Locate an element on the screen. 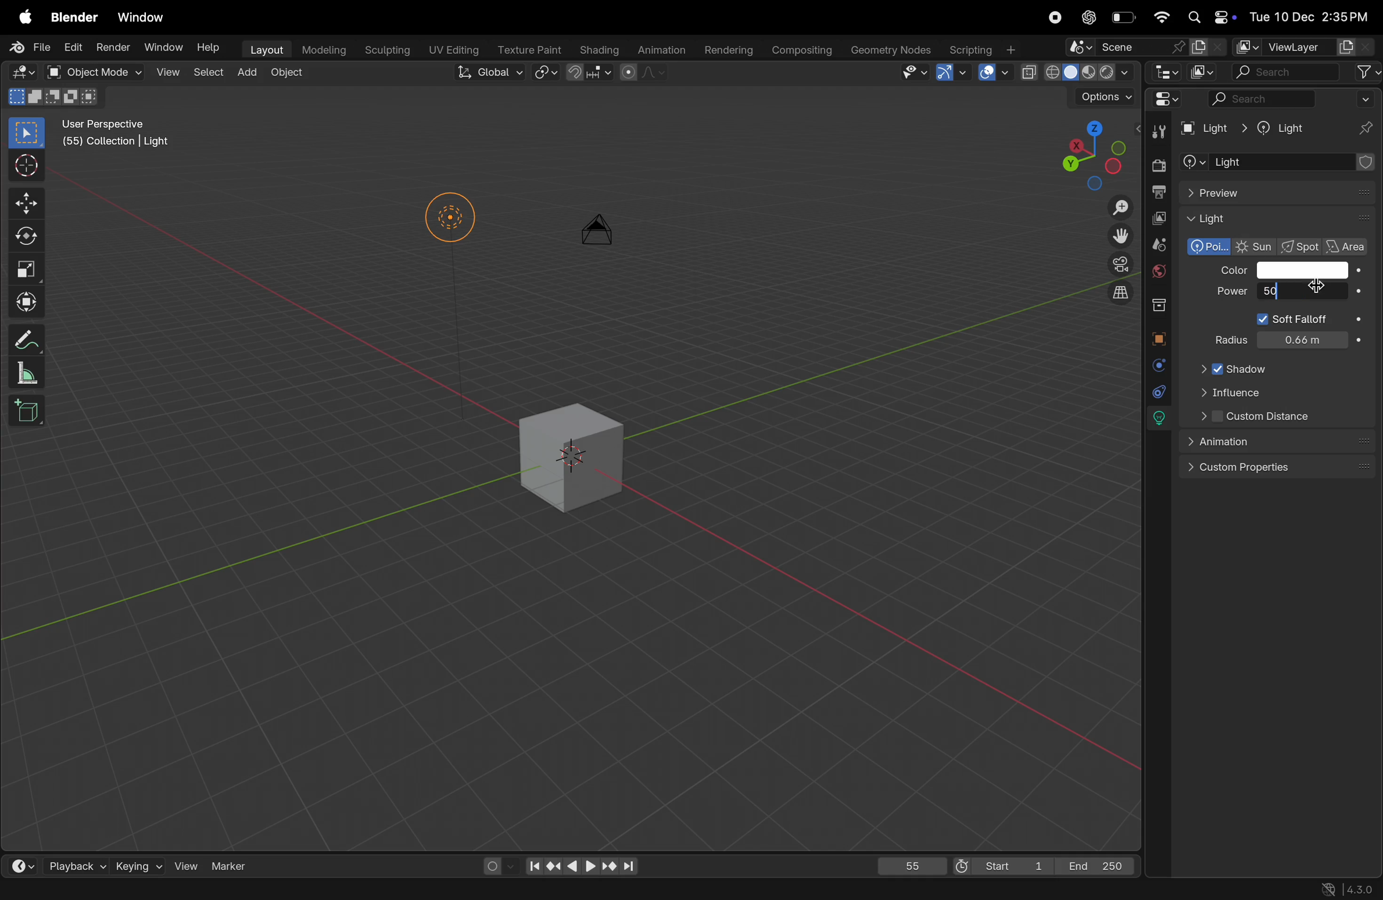 The height and width of the screenshot is (900, 1383). apple widgets is located at coordinates (1209, 16).